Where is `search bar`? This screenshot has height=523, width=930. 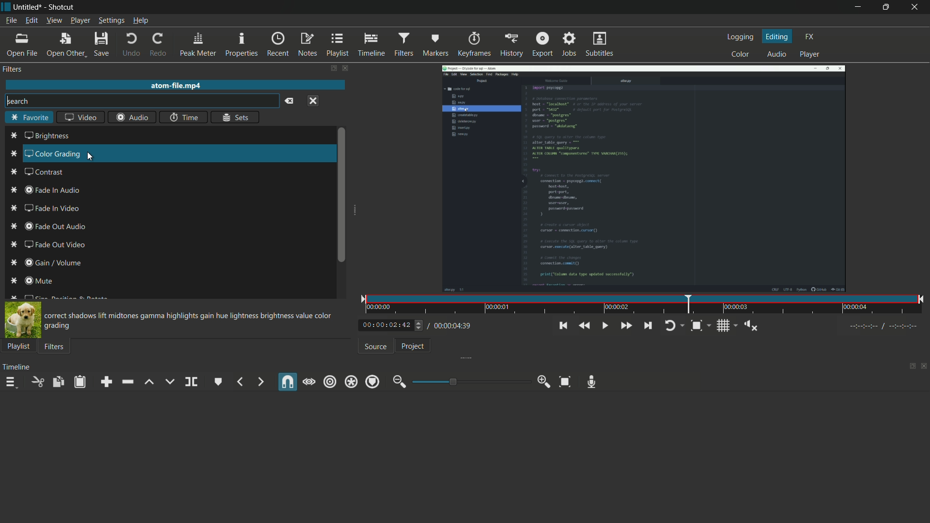
search bar is located at coordinates (142, 101).